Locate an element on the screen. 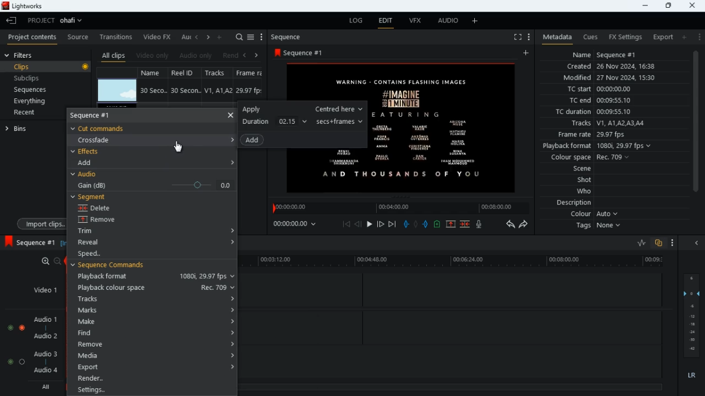 This screenshot has width=705, height=396. zoom is located at coordinates (47, 261).